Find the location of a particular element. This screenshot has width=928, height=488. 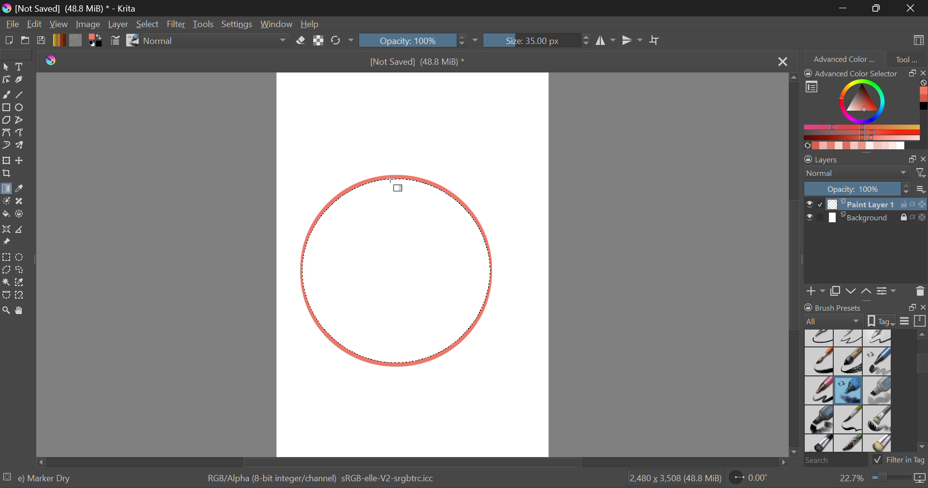

Gradient is located at coordinates (58, 40).